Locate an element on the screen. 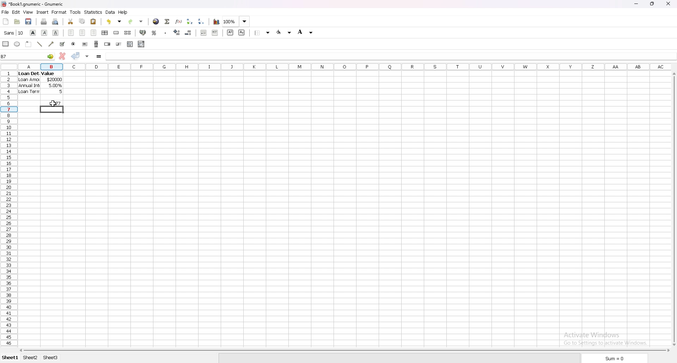  thousand separator is located at coordinates (166, 32).